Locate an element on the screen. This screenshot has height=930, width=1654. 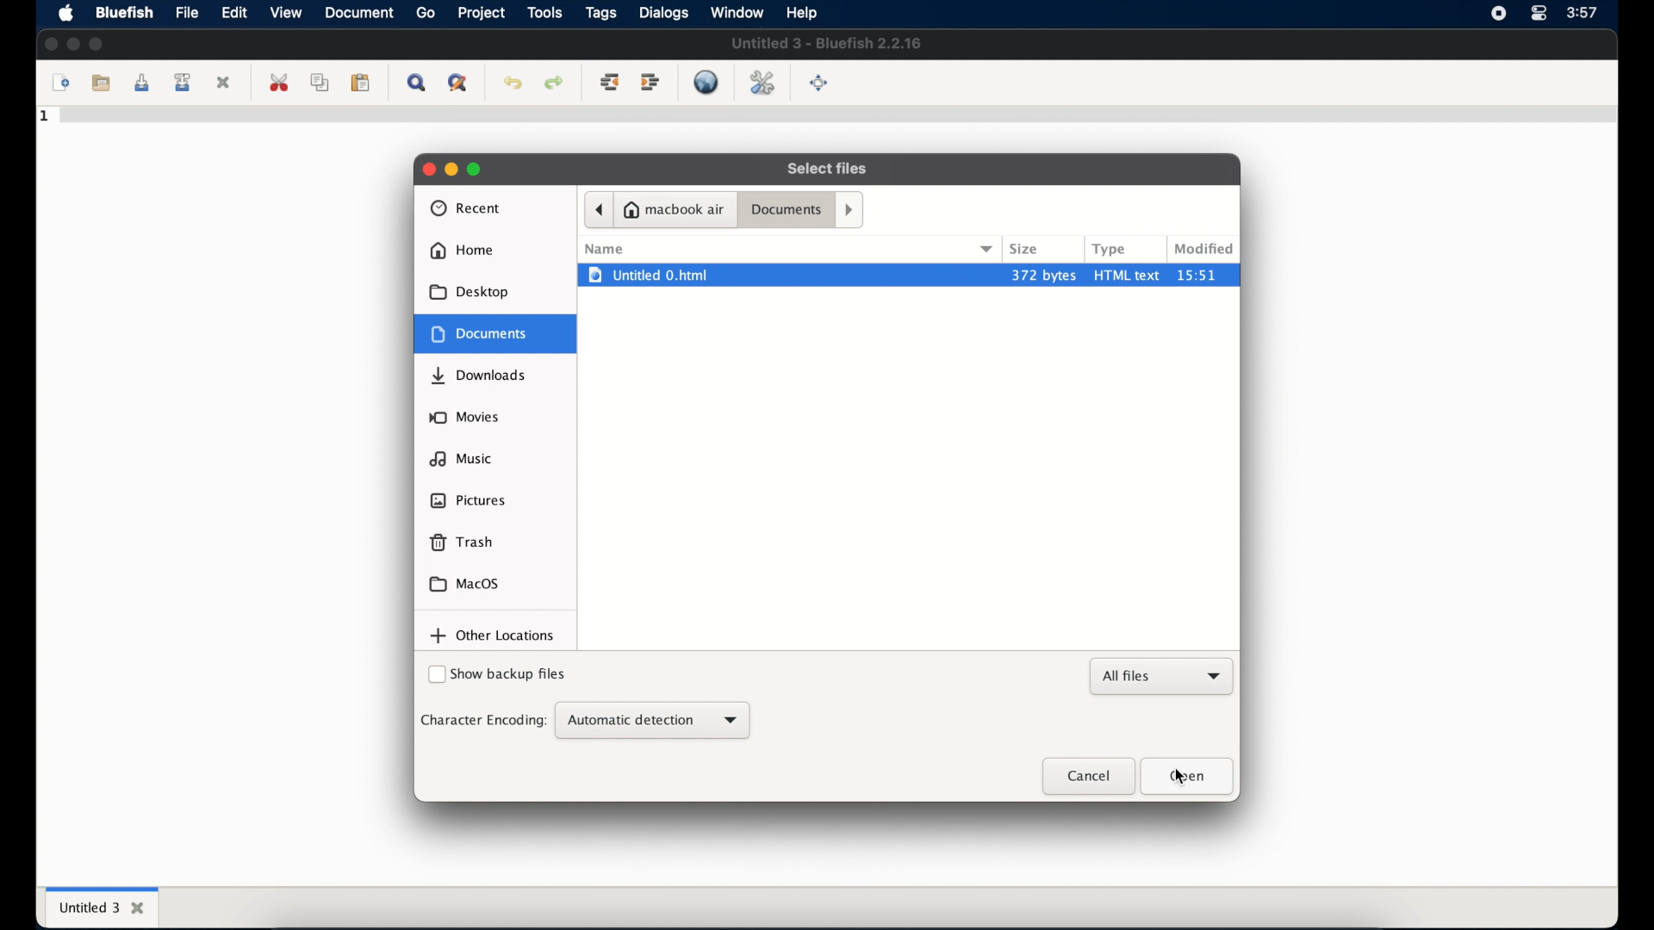
dropdown menu is located at coordinates (988, 248).